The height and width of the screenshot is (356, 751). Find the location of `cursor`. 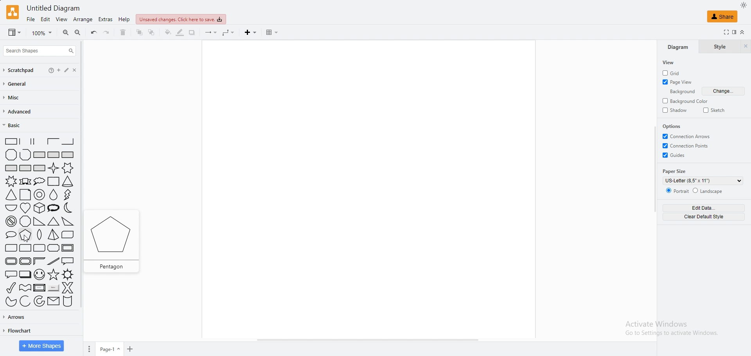

cursor is located at coordinates (30, 240).